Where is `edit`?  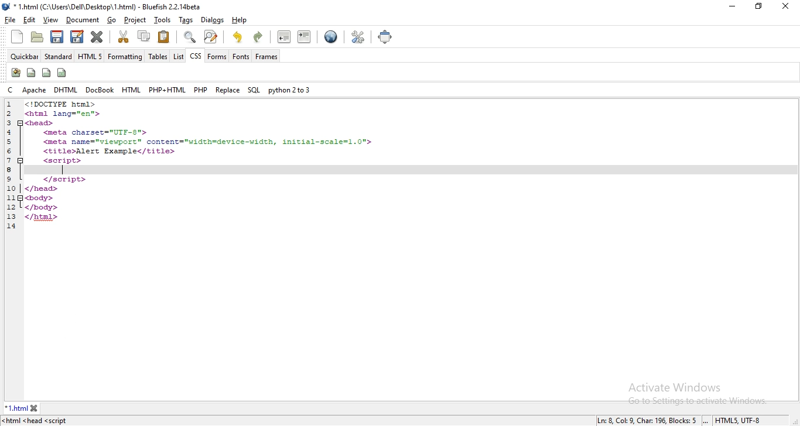 edit is located at coordinates (29, 20).